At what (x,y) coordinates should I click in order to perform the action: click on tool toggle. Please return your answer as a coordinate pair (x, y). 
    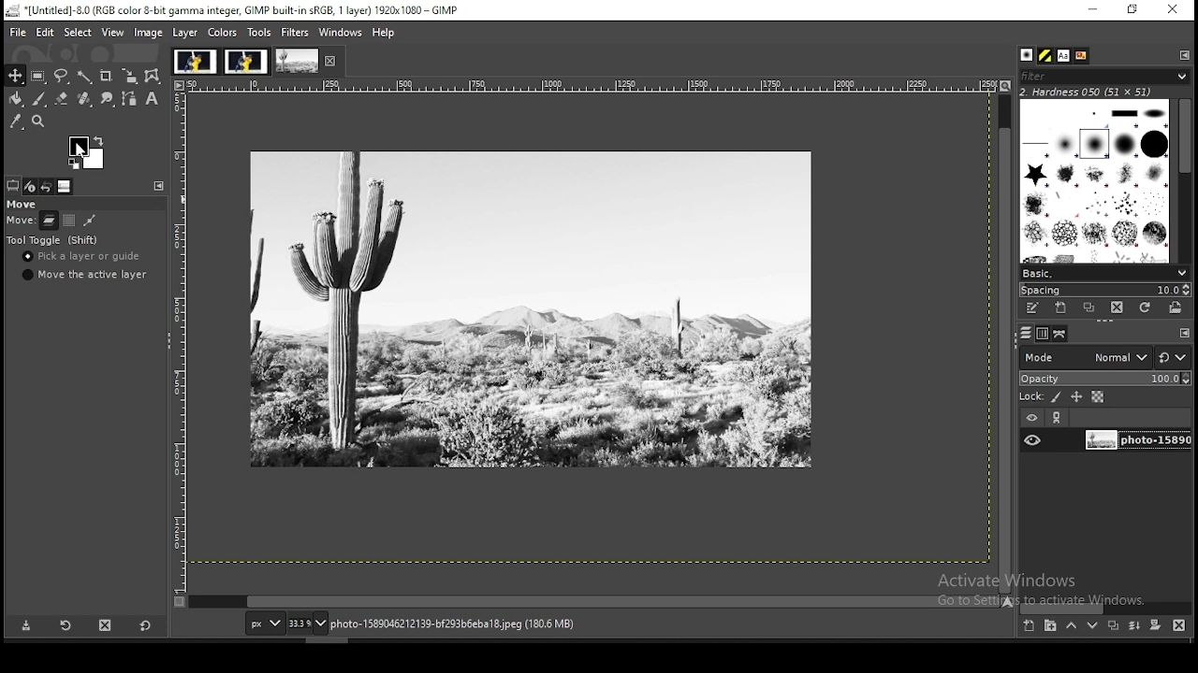
    Looking at the image, I should click on (53, 240).